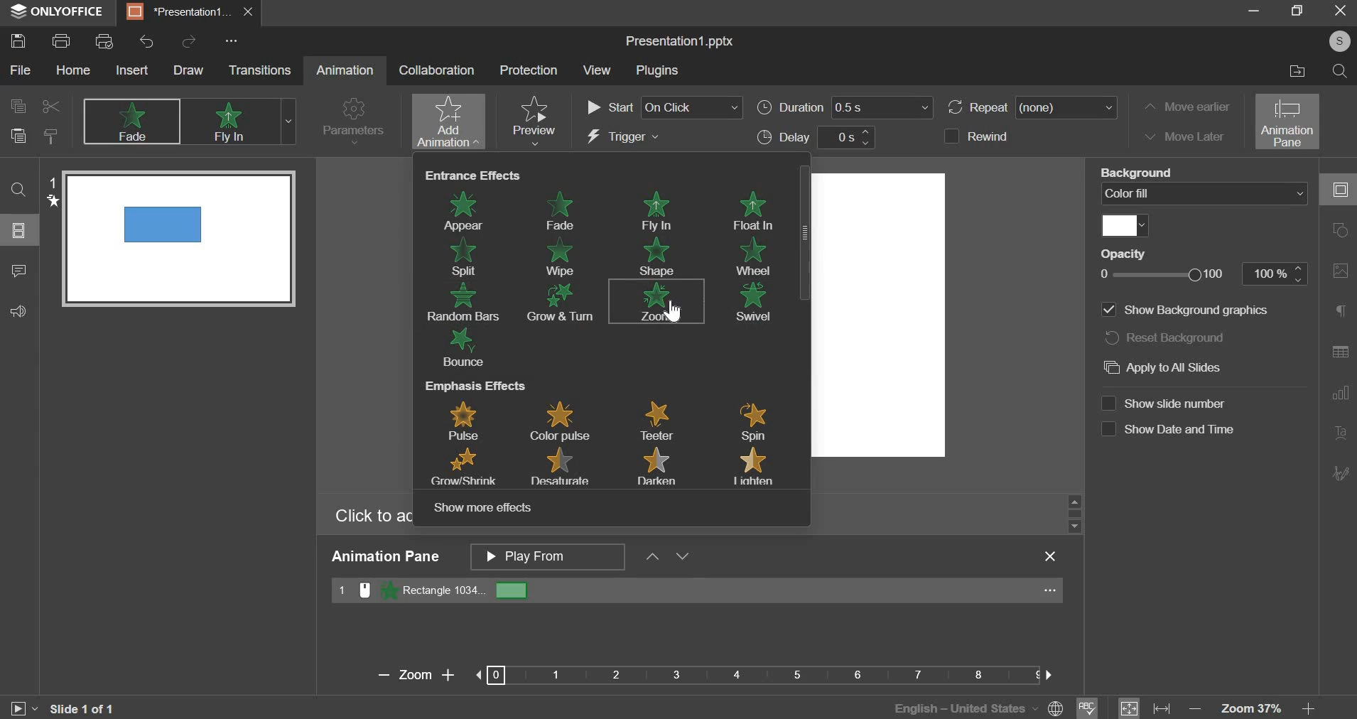 This screenshot has width=1357, height=719. Describe the element at coordinates (1120, 225) in the screenshot. I see `color fill` at that location.